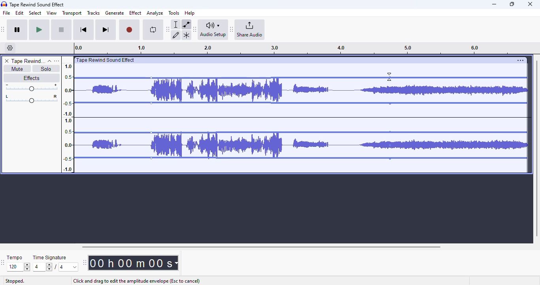 This screenshot has width=540, height=285. Describe the element at coordinates (177, 24) in the screenshot. I see `selection tool` at that location.